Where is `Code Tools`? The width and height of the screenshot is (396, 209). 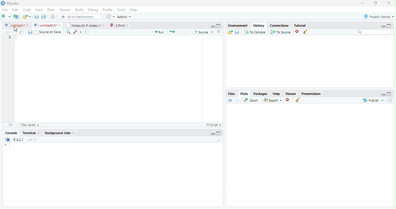 Code Tools is located at coordinates (77, 32).